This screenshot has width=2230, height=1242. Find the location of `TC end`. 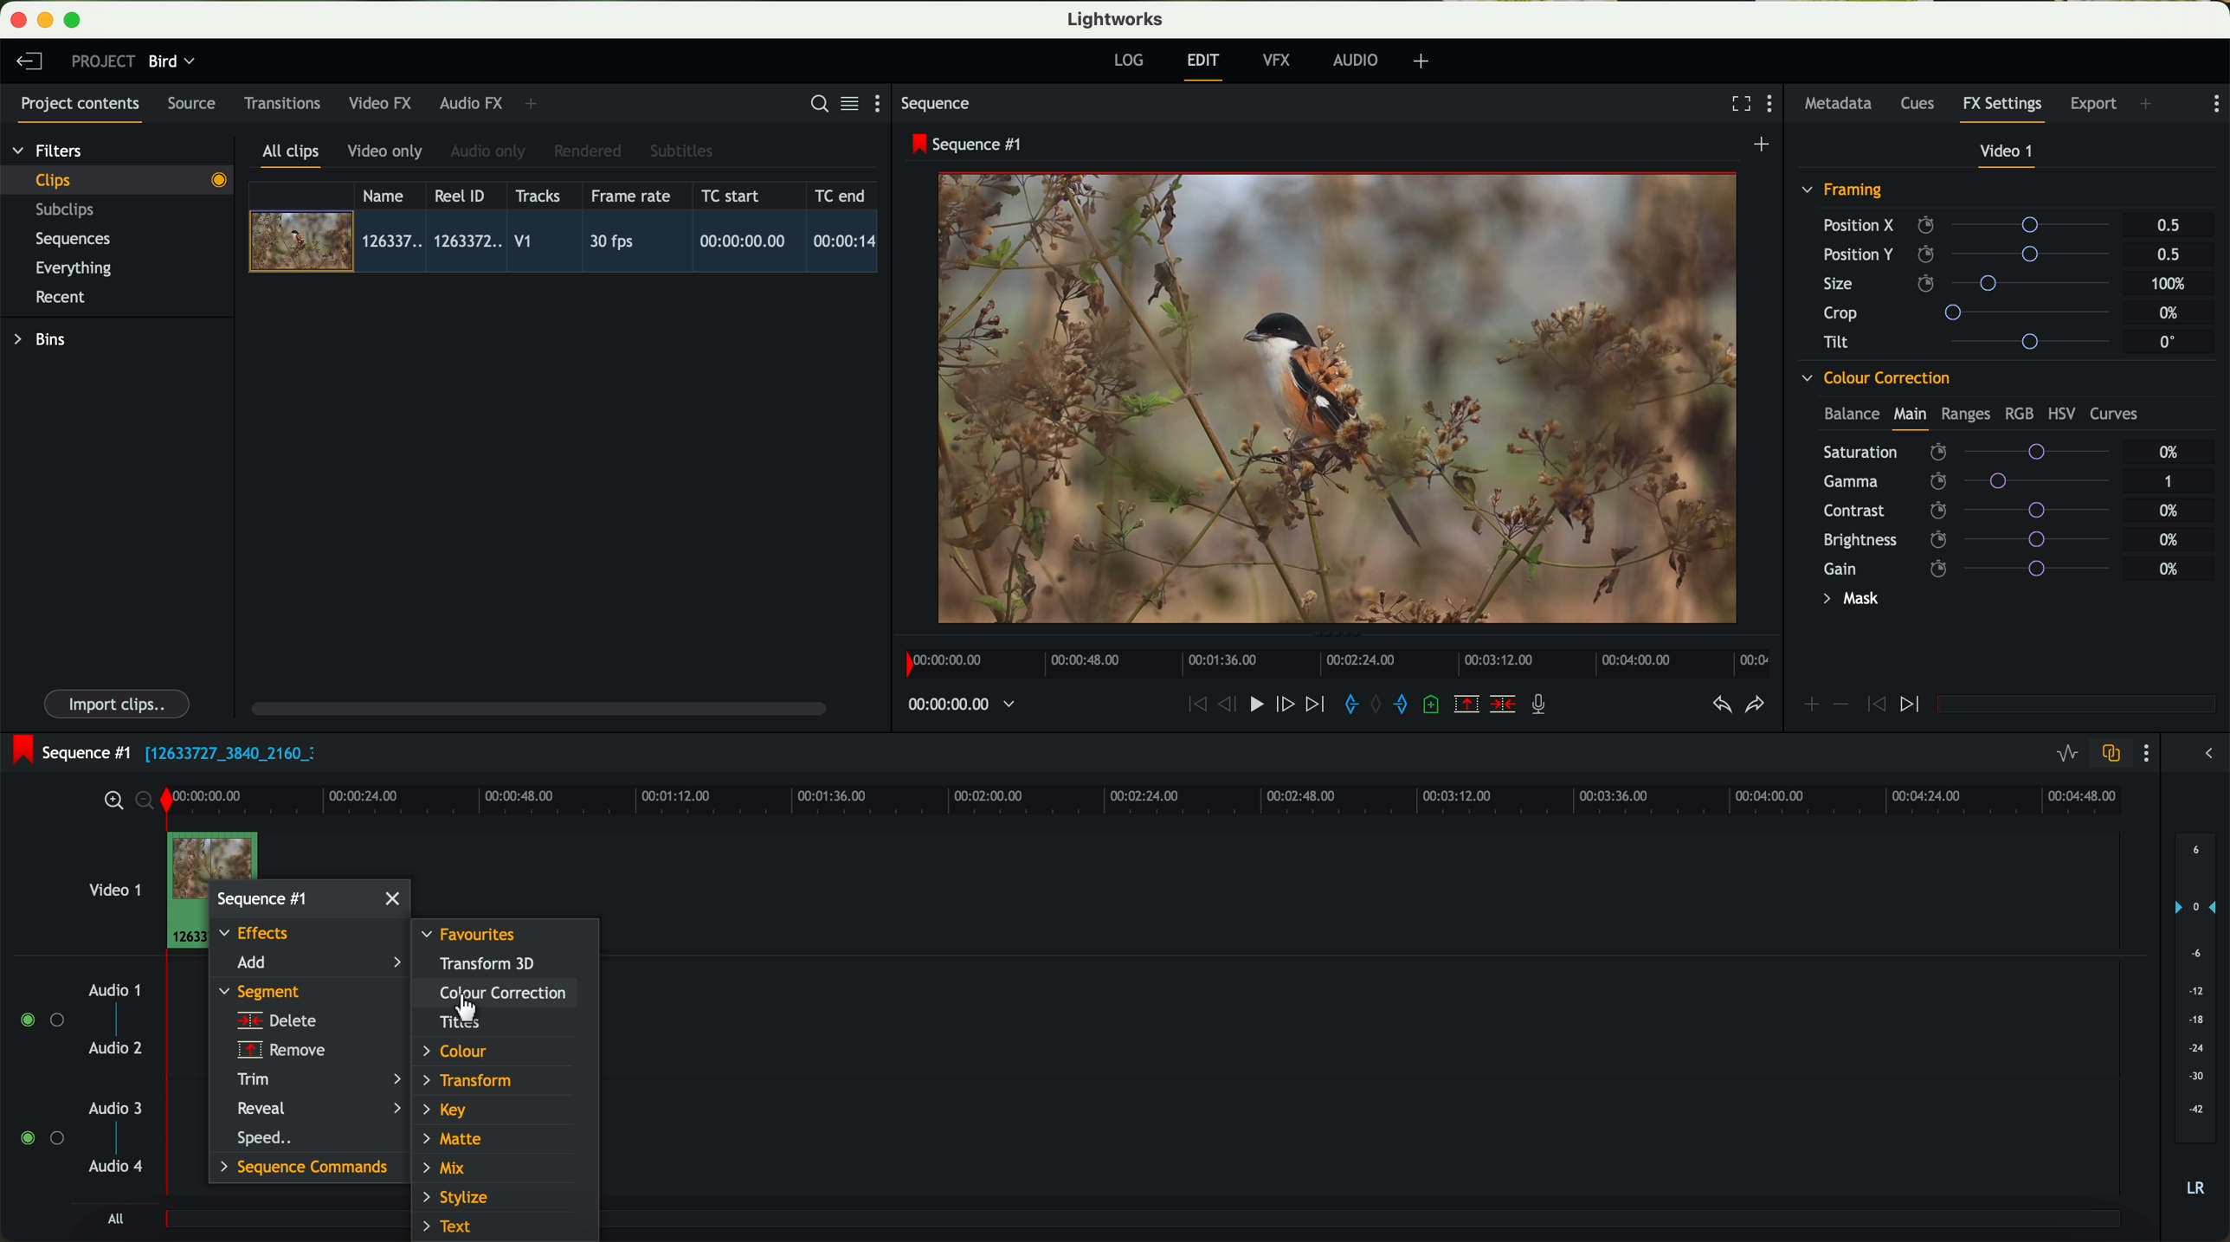

TC end is located at coordinates (841, 195).